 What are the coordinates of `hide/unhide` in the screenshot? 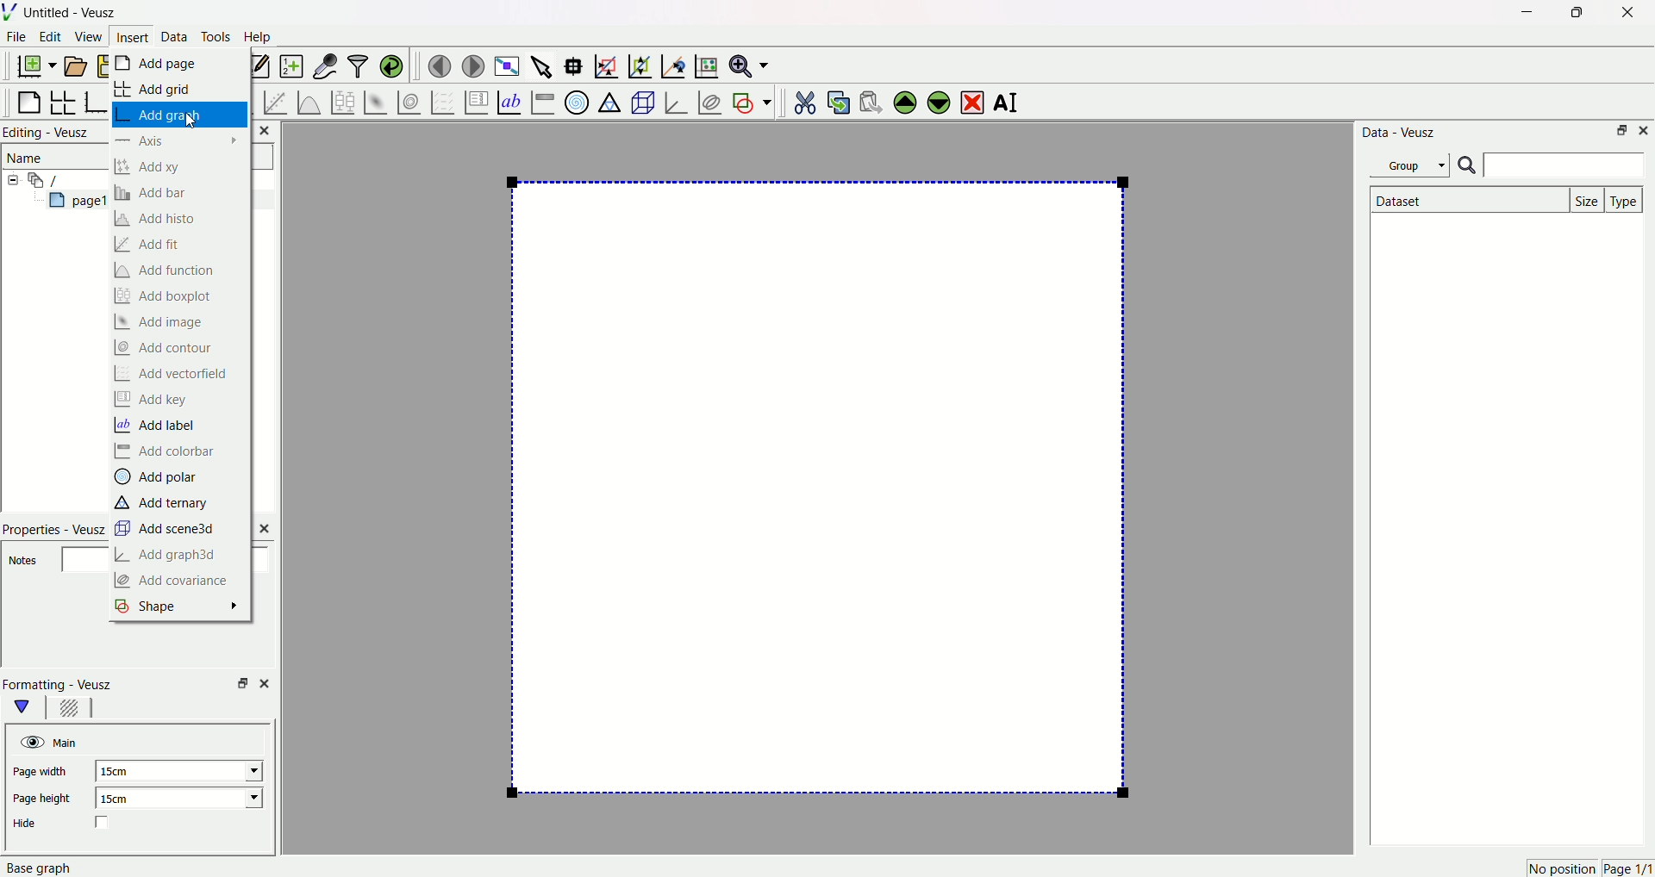 It's located at (30, 742).